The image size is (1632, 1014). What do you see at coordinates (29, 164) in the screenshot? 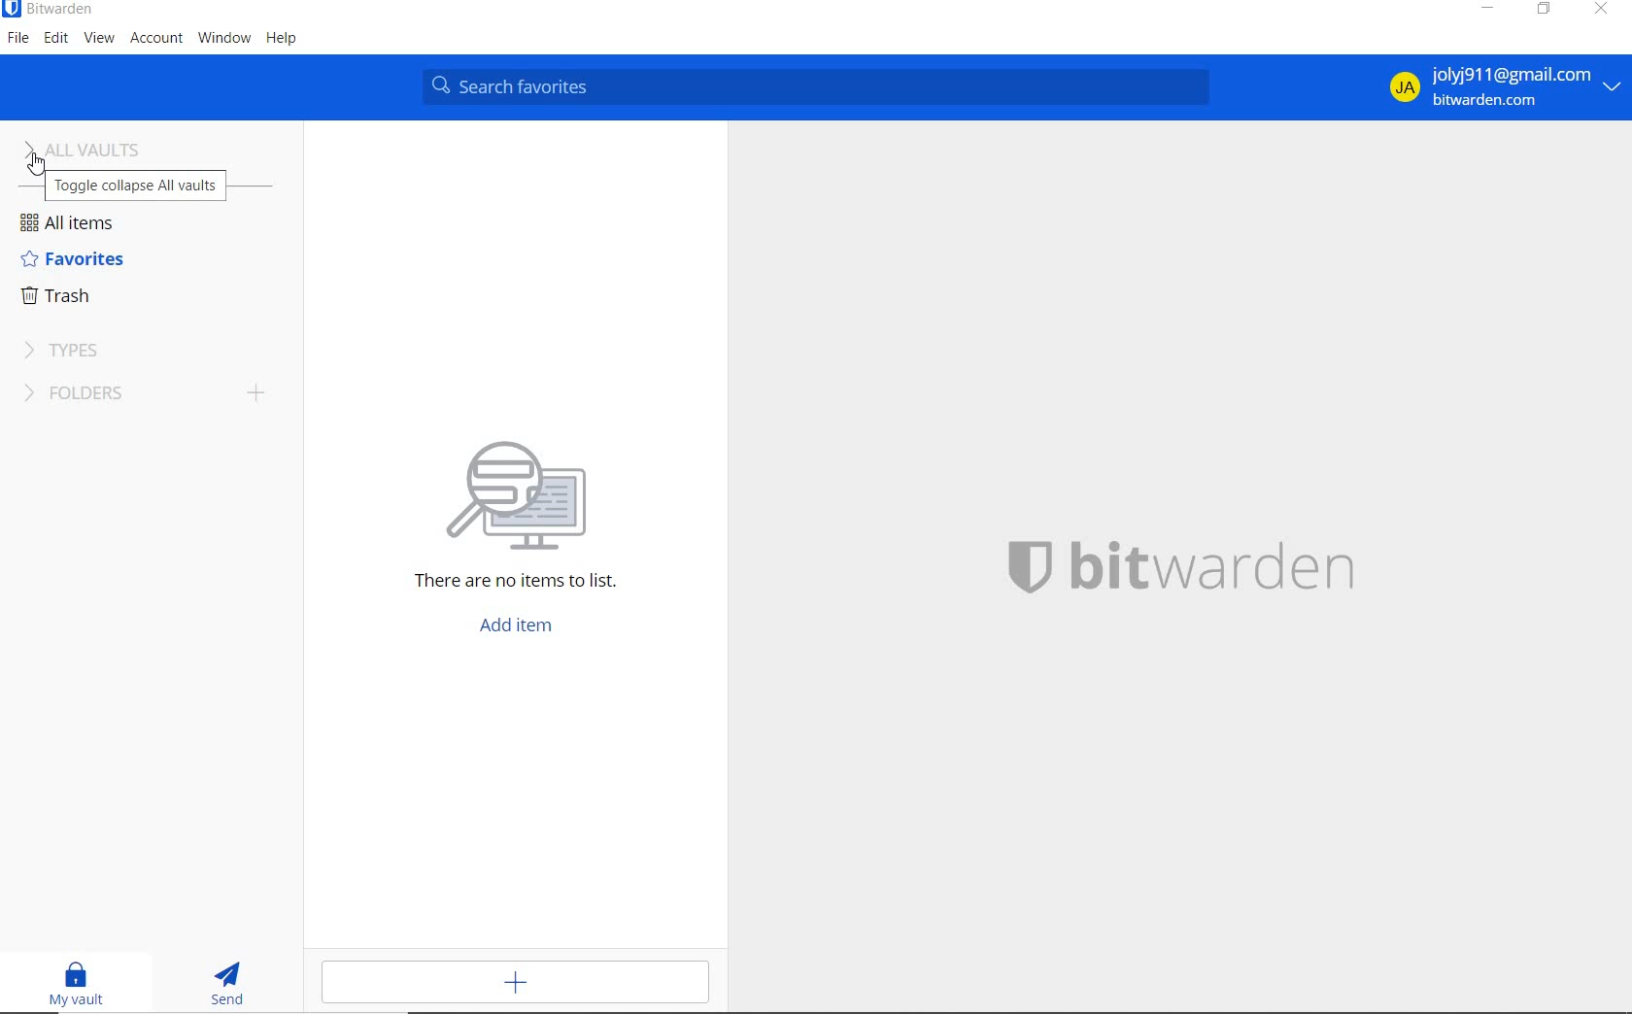
I see `CURSOR` at bounding box center [29, 164].